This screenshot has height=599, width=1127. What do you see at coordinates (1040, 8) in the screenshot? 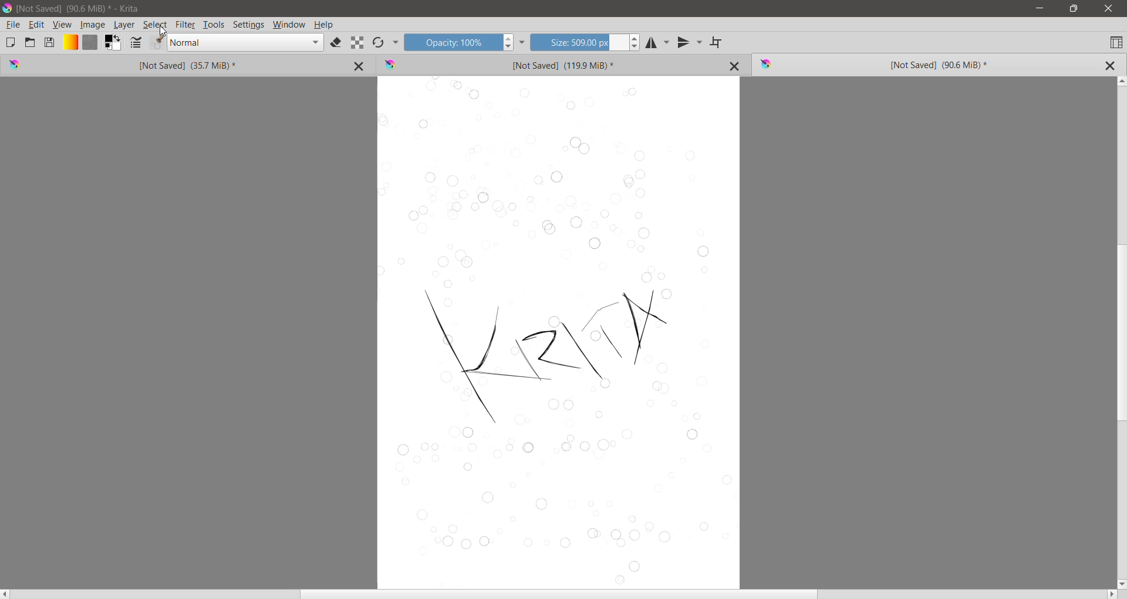
I see `Minimize` at bounding box center [1040, 8].